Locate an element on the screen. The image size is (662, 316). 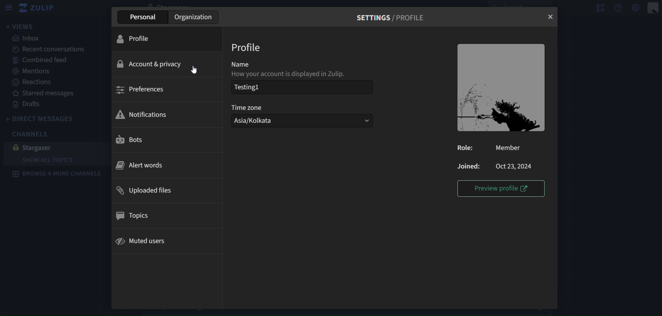
channels is located at coordinates (31, 134).